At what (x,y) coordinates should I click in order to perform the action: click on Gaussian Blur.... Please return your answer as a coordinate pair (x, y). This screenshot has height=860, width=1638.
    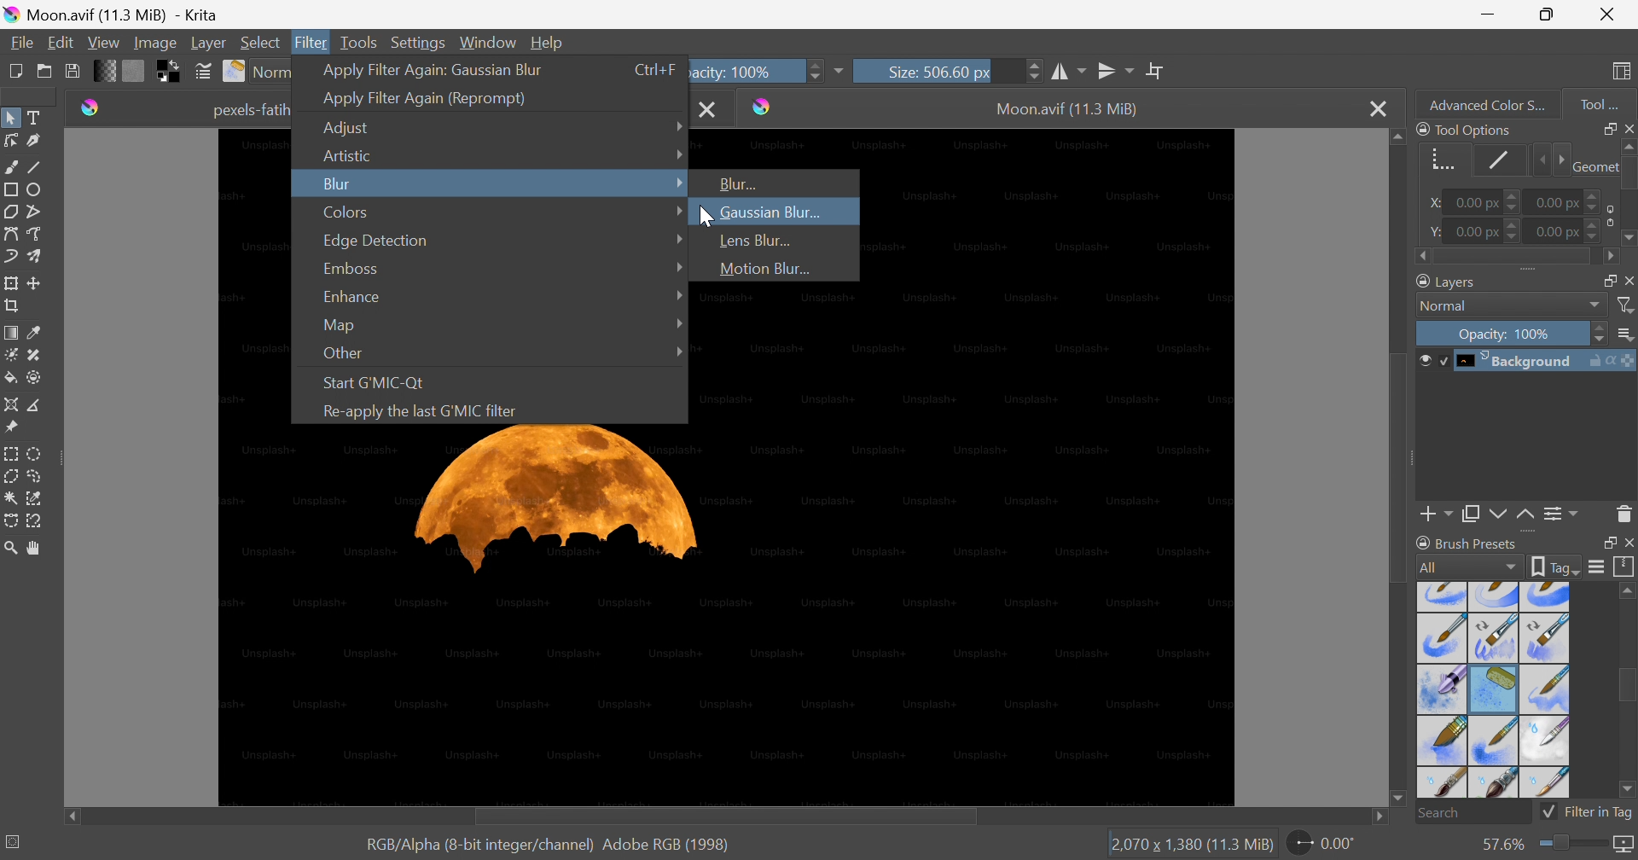
    Looking at the image, I should click on (767, 212).